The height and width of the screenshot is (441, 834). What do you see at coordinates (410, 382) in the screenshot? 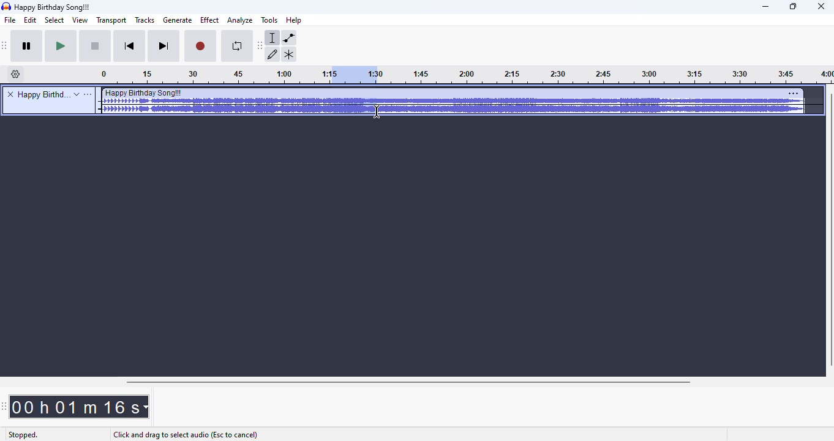
I see `horizontal scroll bar` at bounding box center [410, 382].